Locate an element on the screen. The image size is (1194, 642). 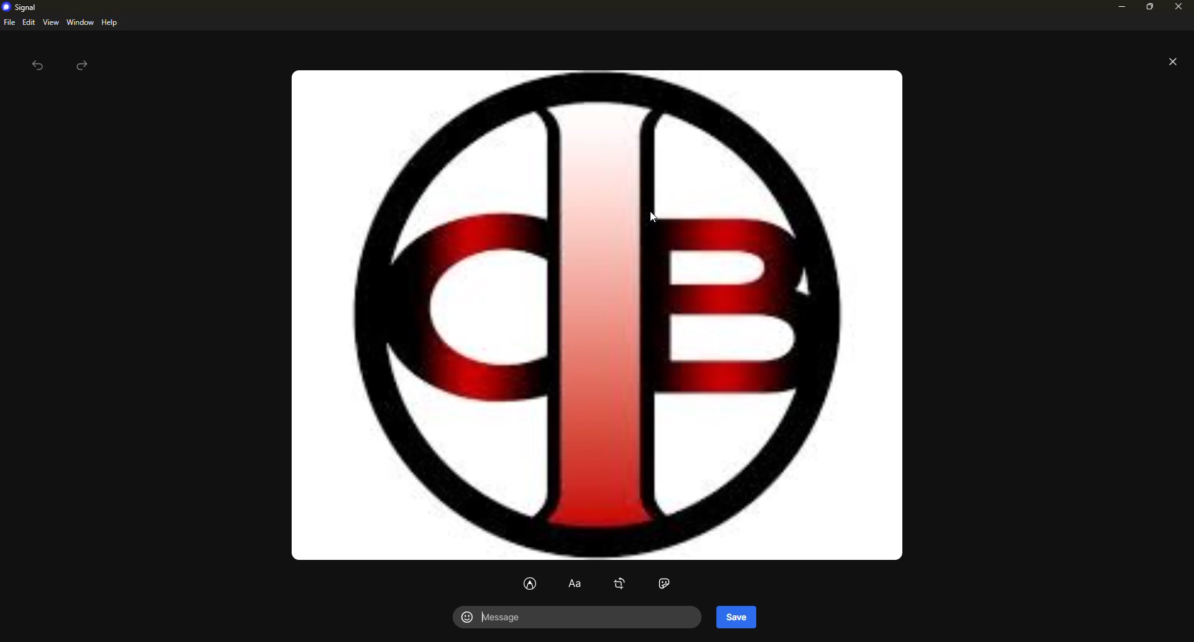
signal is located at coordinates (22, 7).